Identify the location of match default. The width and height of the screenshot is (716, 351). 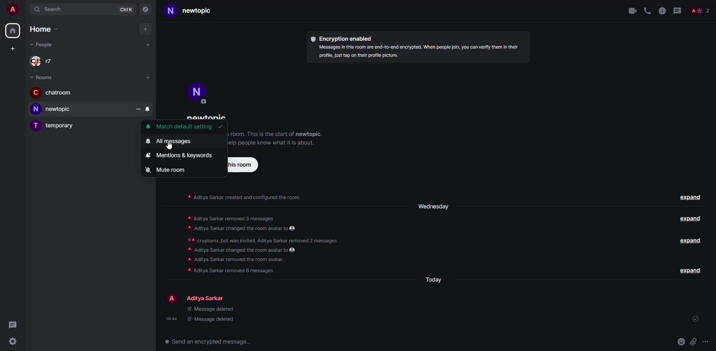
(182, 127).